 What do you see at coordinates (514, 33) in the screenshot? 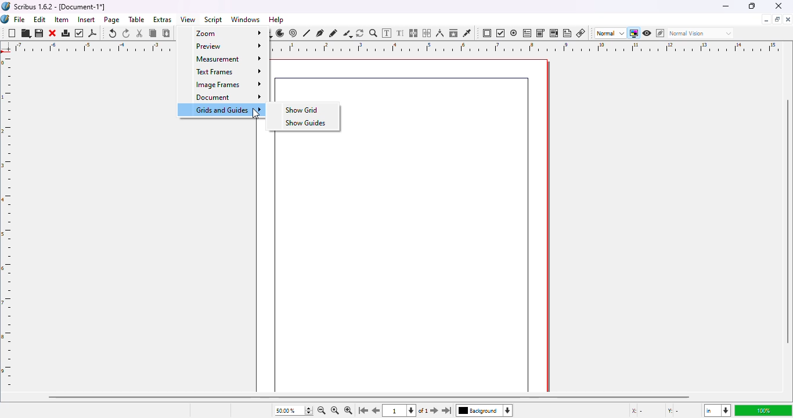
I see `PDF radio button` at bounding box center [514, 33].